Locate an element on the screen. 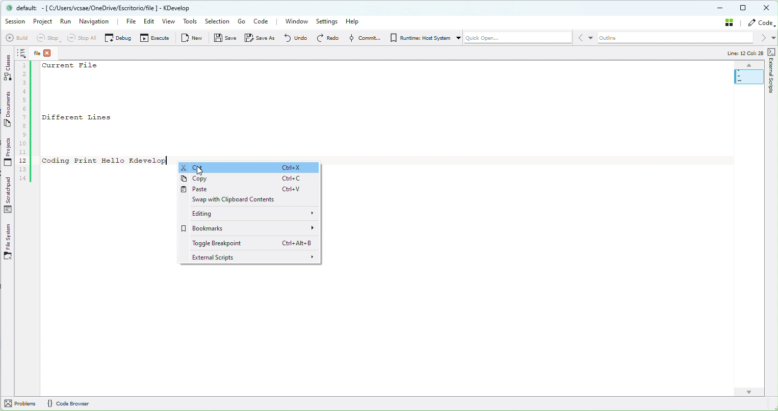  Cursor is located at coordinates (199, 170).